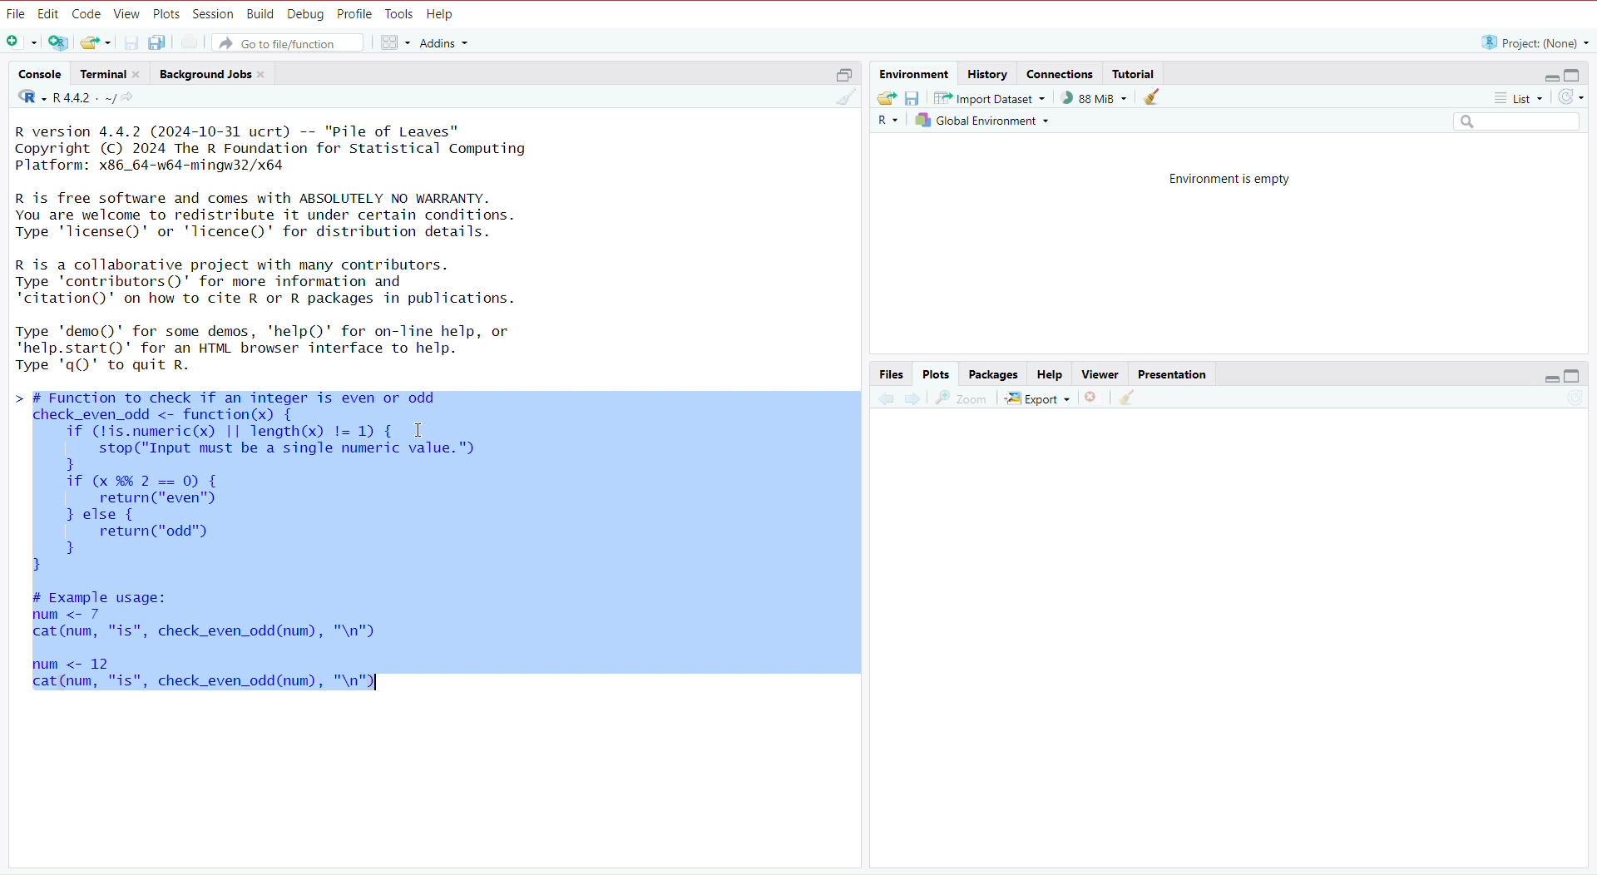 The image size is (1597, 875). What do you see at coordinates (981, 120) in the screenshot?
I see `global environment` at bounding box center [981, 120].